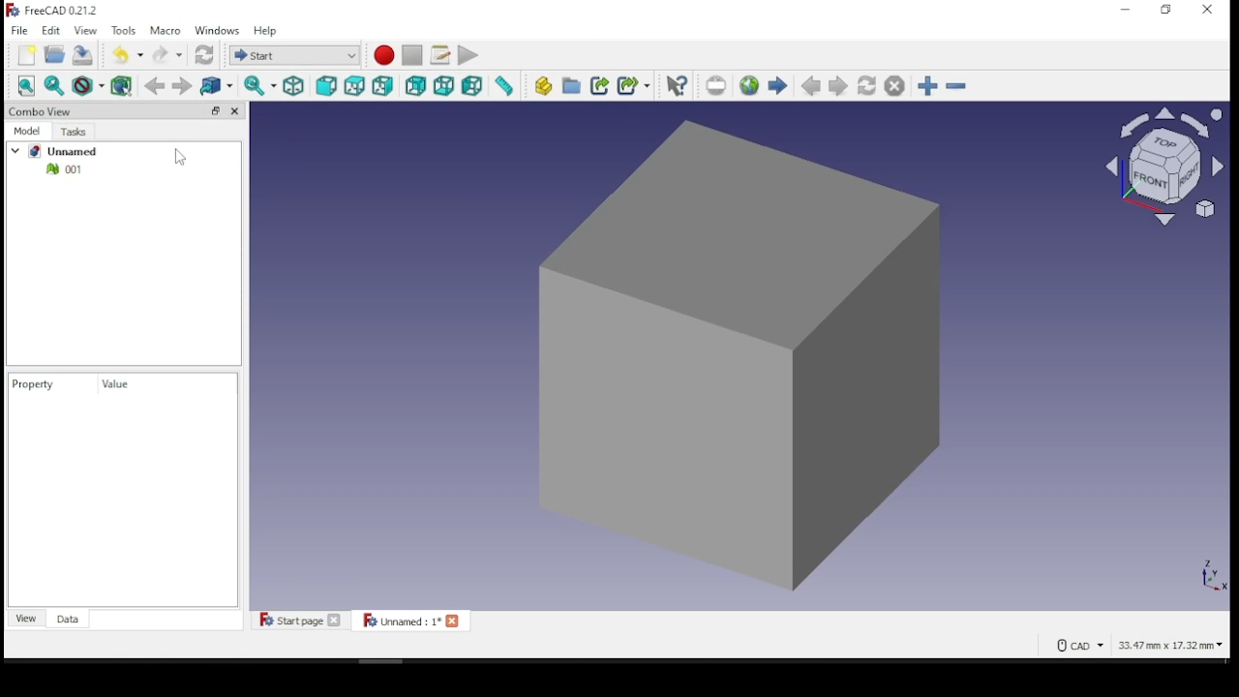  I want to click on tools, so click(122, 30).